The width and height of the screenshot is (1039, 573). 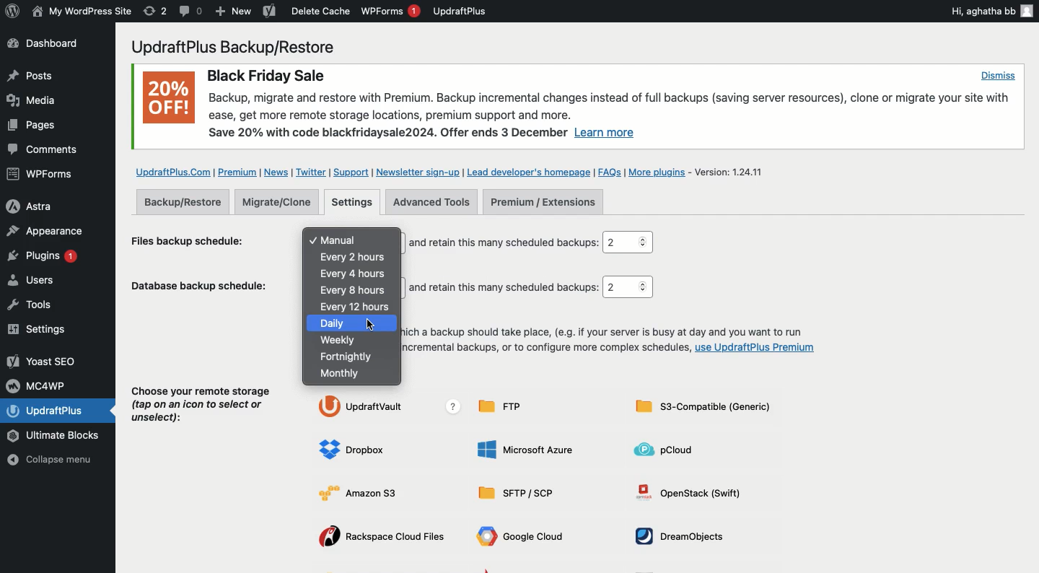 I want to click on UpdraftVault, so click(x=393, y=407).